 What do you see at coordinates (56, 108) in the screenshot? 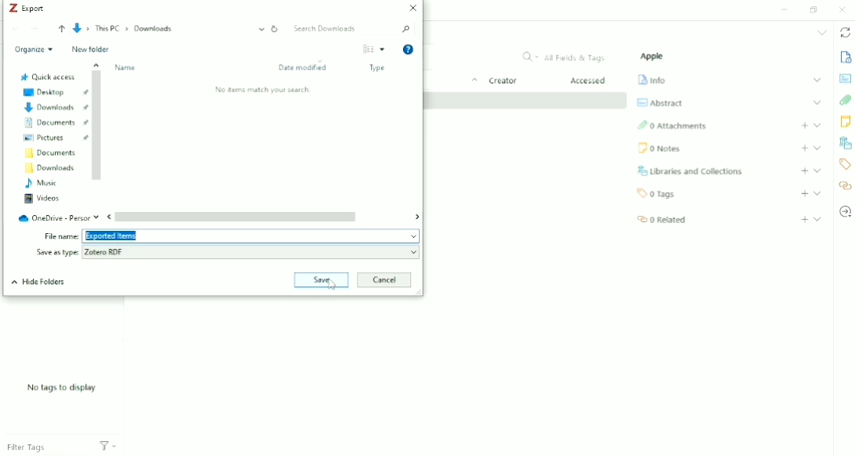
I see `Downloads` at bounding box center [56, 108].